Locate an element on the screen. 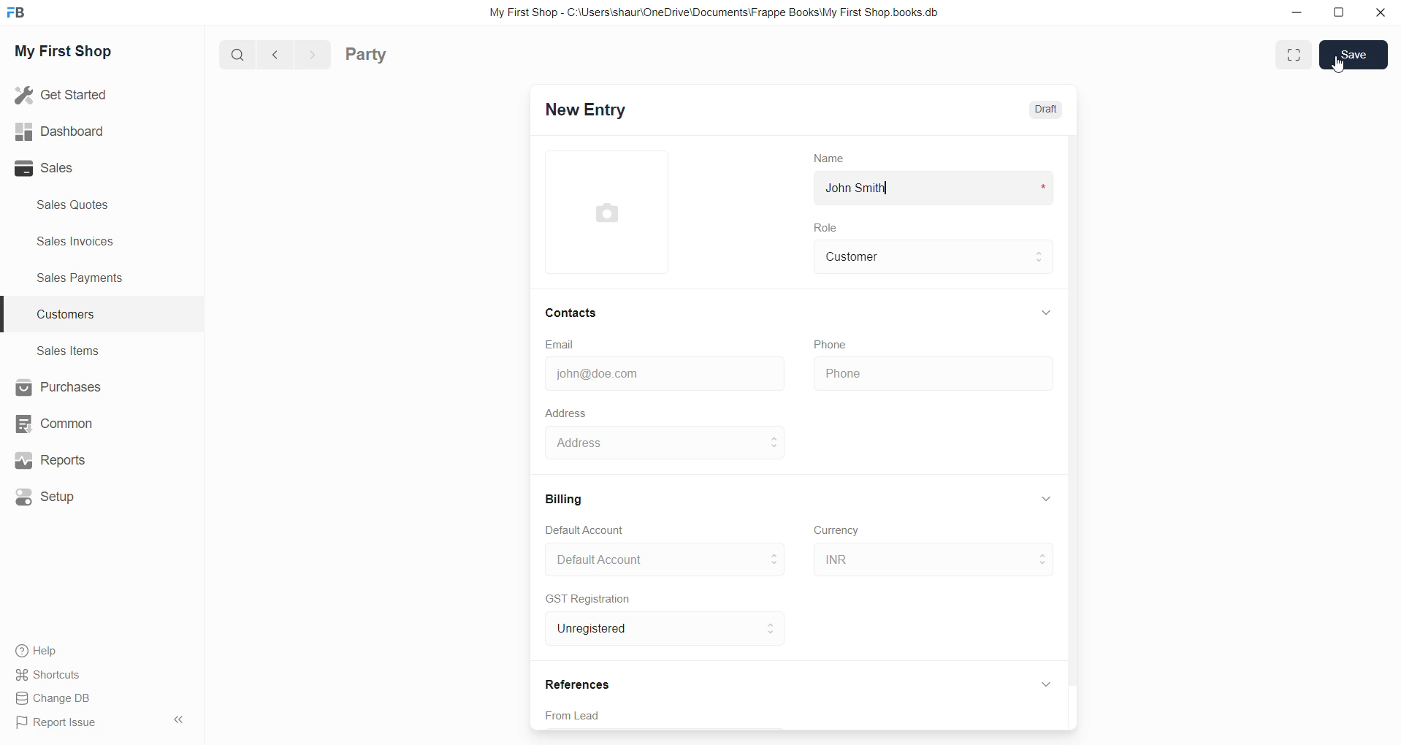 The width and height of the screenshot is (1401, 745). References is located at coordinates (581, 682).